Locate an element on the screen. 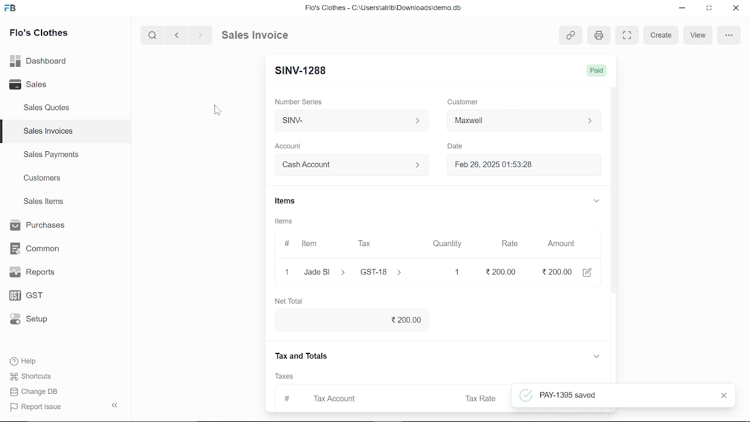  GST is located at coordinates (36, 296).